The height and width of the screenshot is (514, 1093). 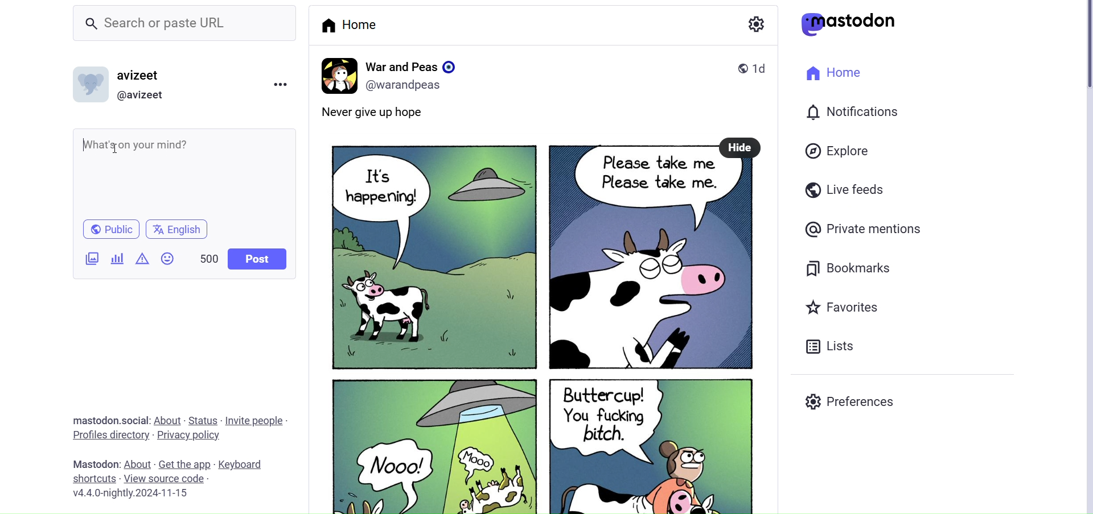 What do you see at coordinates (93, 86) in the screenshot?
I see `Profile Picture` at bounding box center [93, 86].